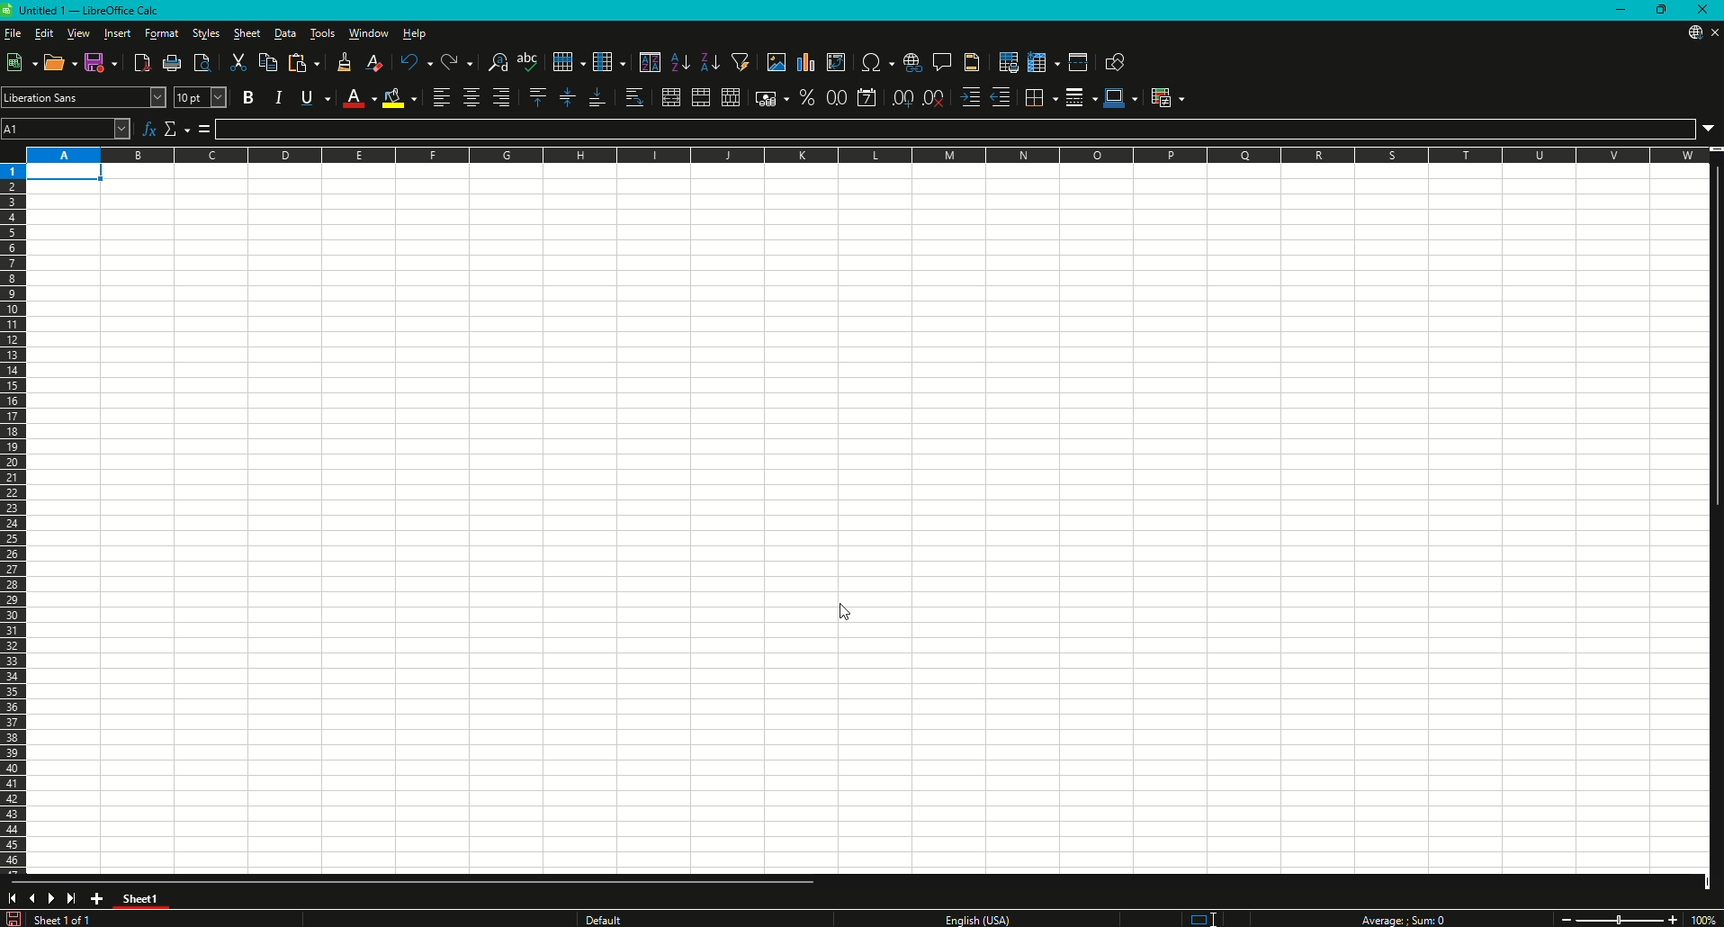 The width and height of the screenshot is (1724, 927). Describe the element at coordinates (807, 97) in the screenshot. I see `Format as Percentage` at that location.